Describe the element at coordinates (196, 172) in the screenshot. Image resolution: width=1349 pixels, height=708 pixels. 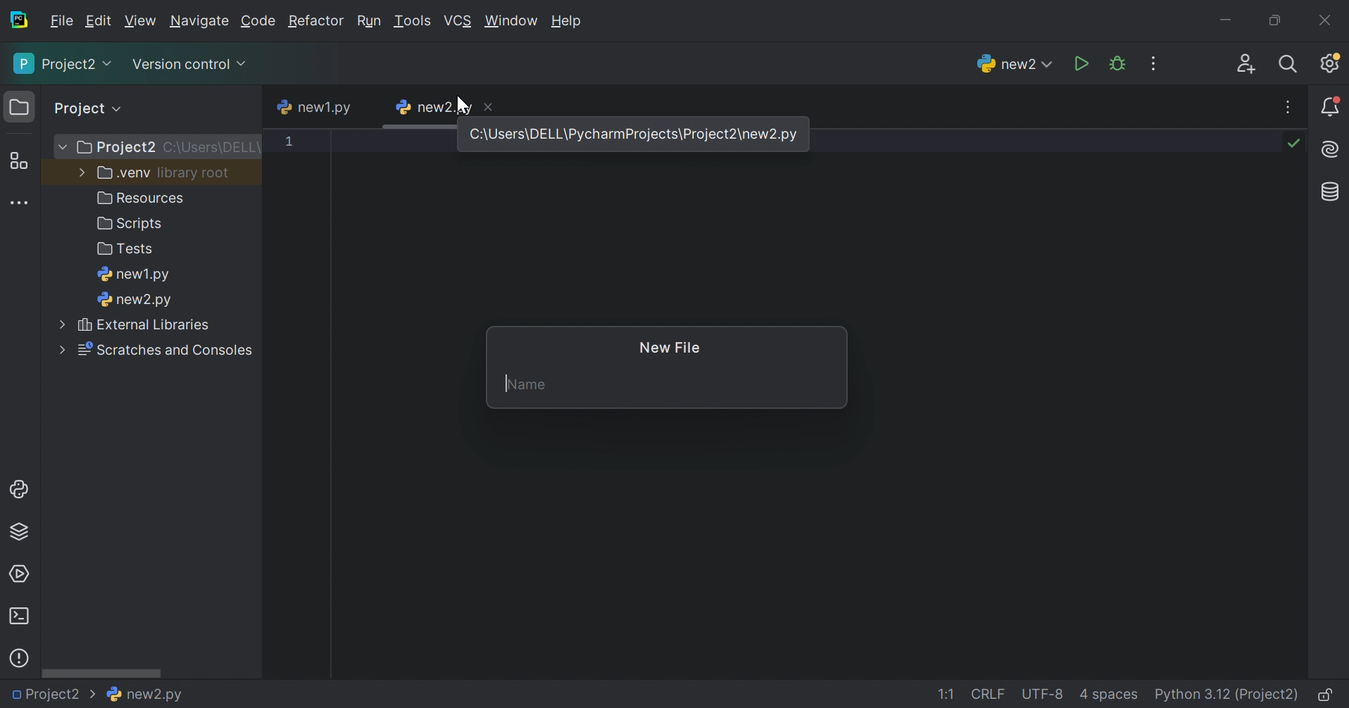
I see `library root` at that location.